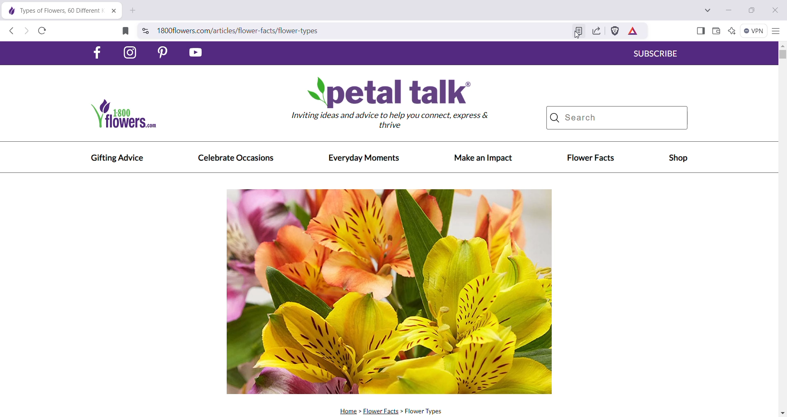 This screenshot has height=417, width=787. I want to click on Celebrate Occasions, so click(236, 159).